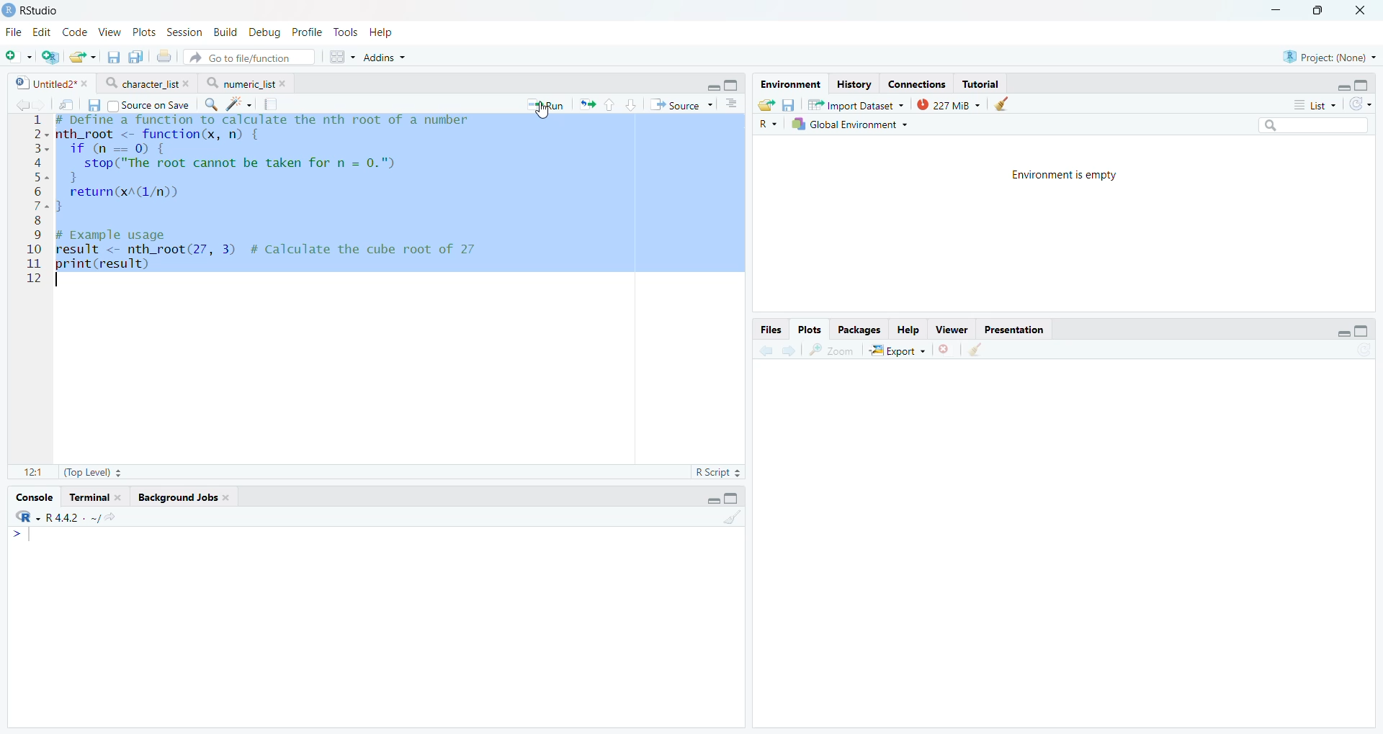 The width and height of the screenshot is (1383, 734). Describe the element at coordinates (854, 84) in the screenshot. I see `History` at that location.